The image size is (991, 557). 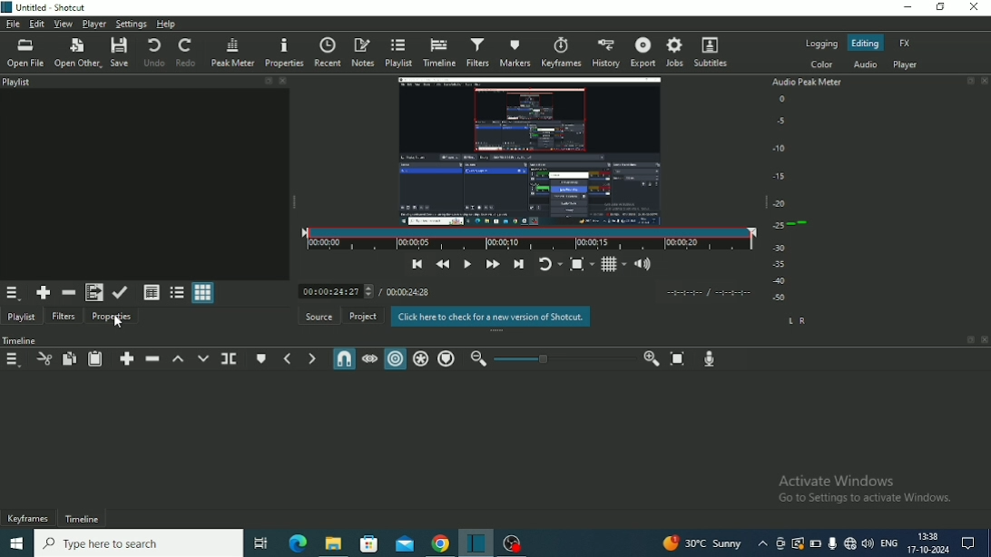 What do you see at coordinates (683, 293) in the screenshot?
I see `In Point` at bounding box center [683, 293].